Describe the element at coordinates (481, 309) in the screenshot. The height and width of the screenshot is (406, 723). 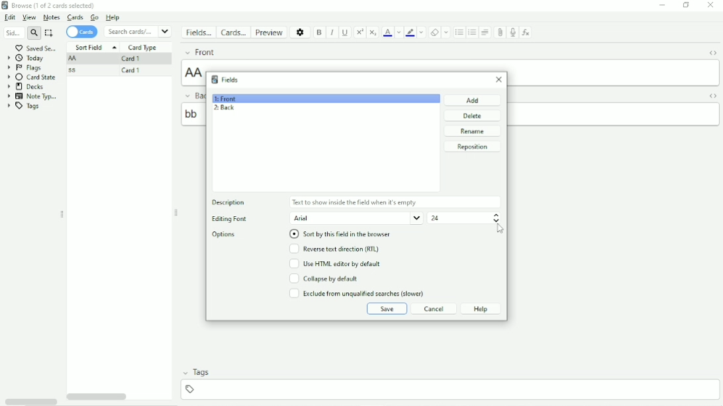
I see `Help` at that location.